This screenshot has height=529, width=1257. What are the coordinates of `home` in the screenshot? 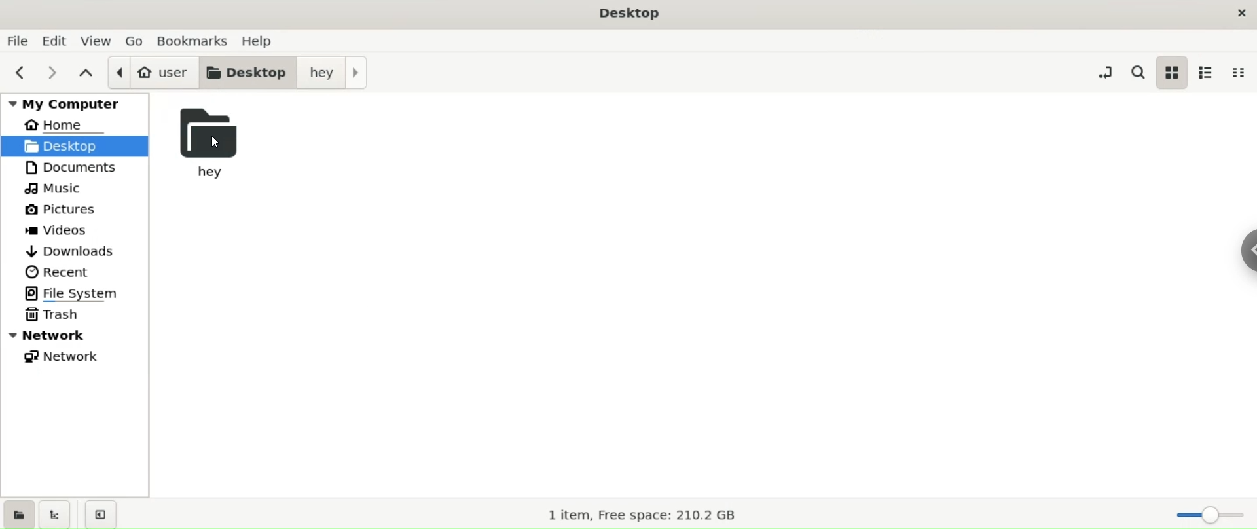 It's located at (75, 125).